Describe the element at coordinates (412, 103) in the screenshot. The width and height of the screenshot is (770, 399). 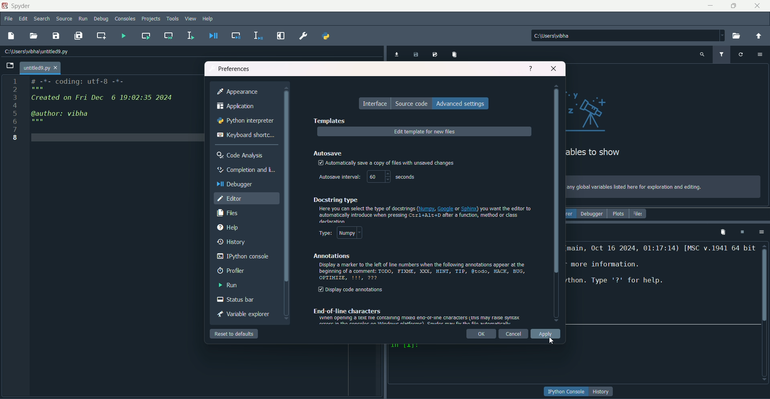
I see `source code` at that location.